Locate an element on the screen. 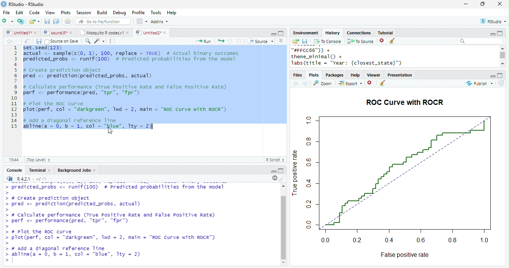  backward is located at coordinates (9, 41).